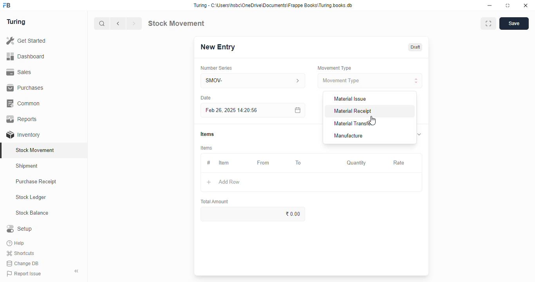  I want to click on change DB, so click(23, 264).